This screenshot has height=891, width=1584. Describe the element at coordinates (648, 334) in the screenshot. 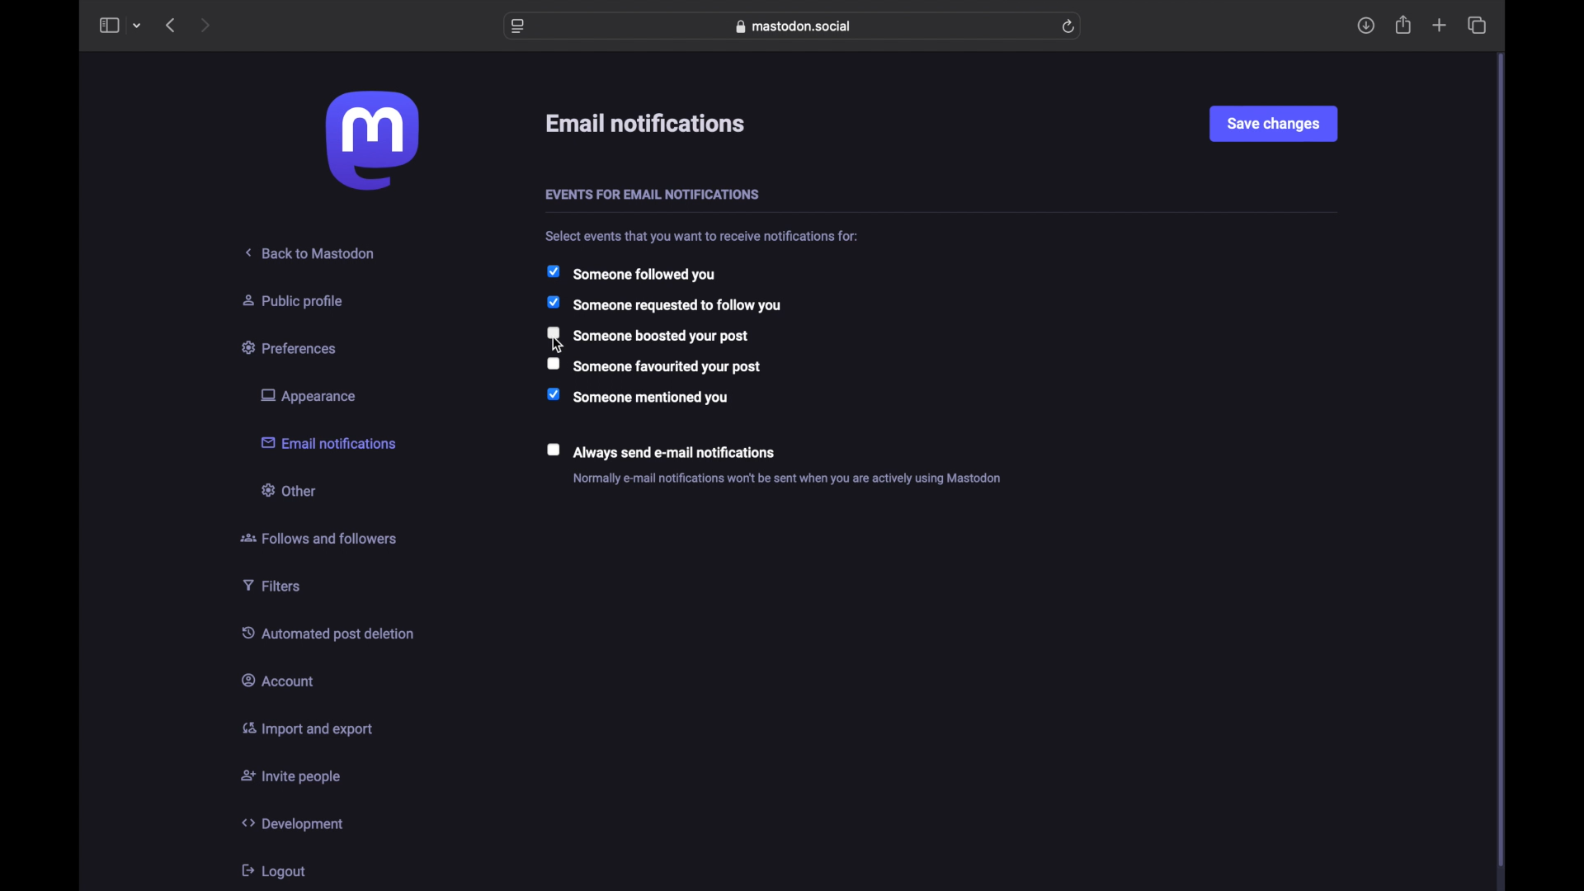

I see `checkbox` at that location.